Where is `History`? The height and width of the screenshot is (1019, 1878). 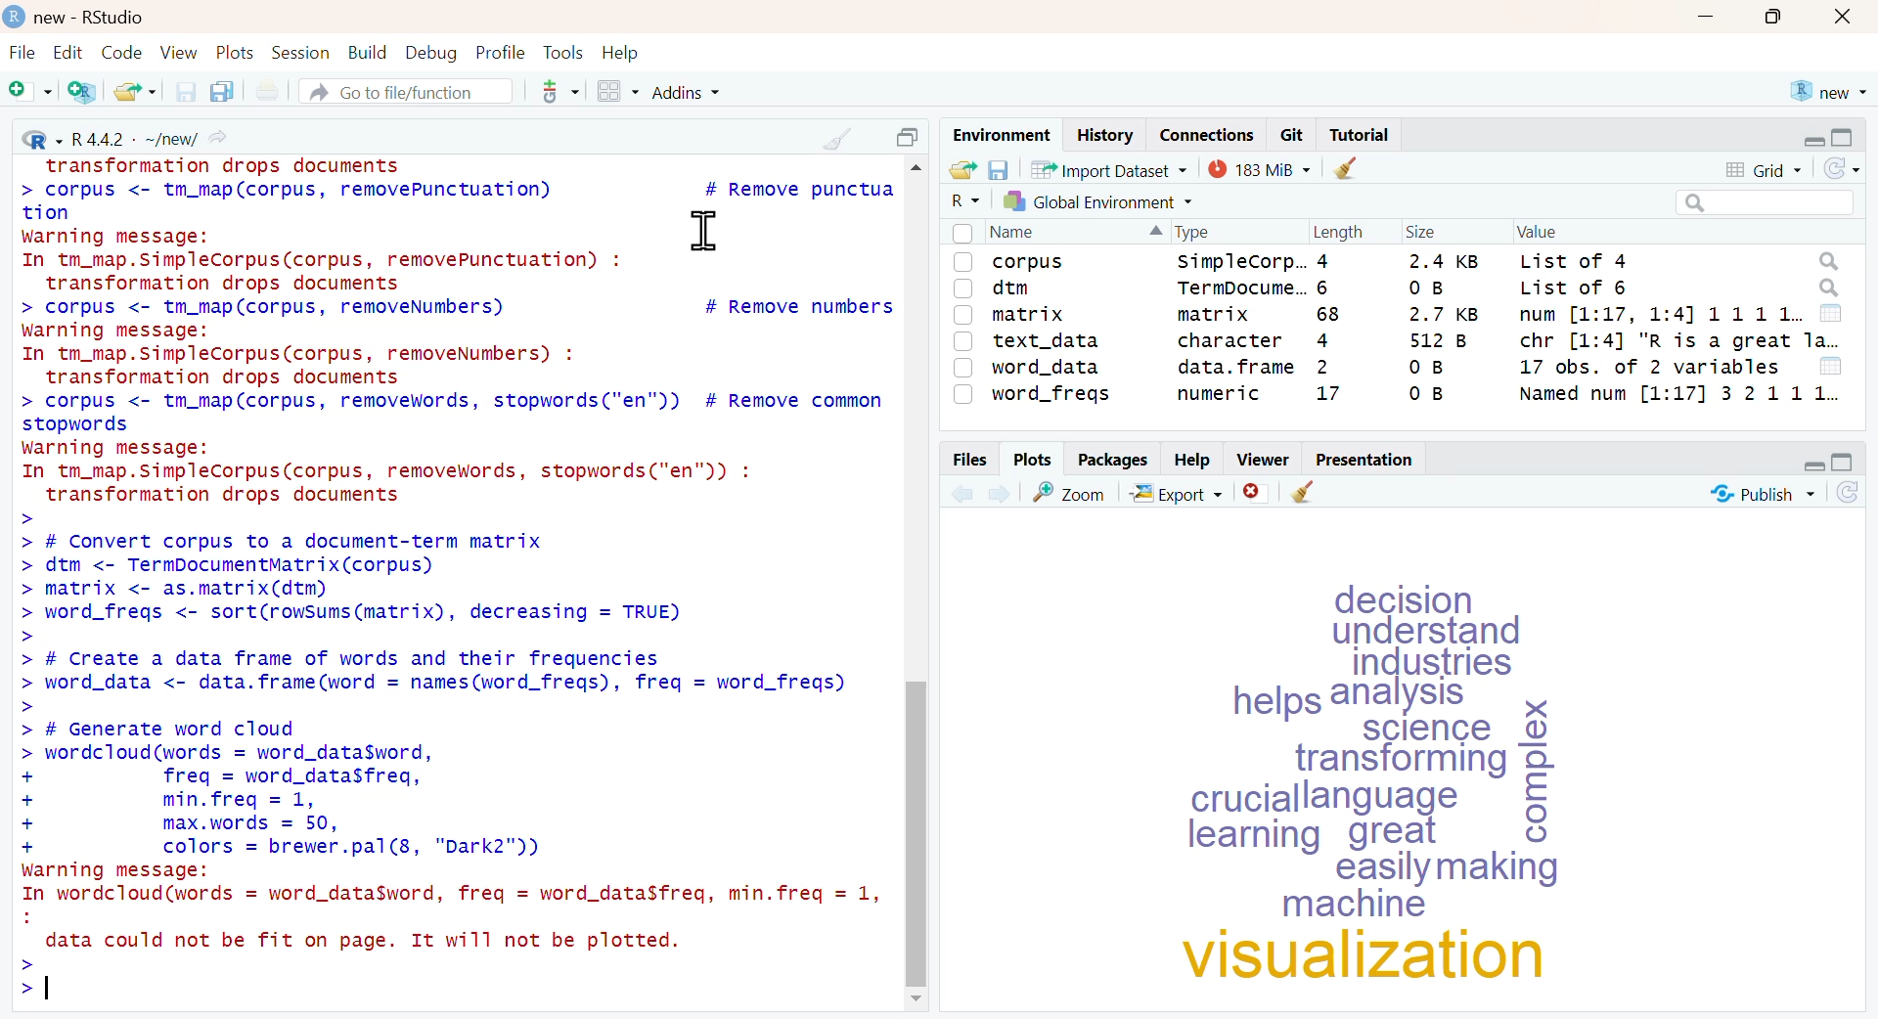
History is located at coordinates (1103, 135).